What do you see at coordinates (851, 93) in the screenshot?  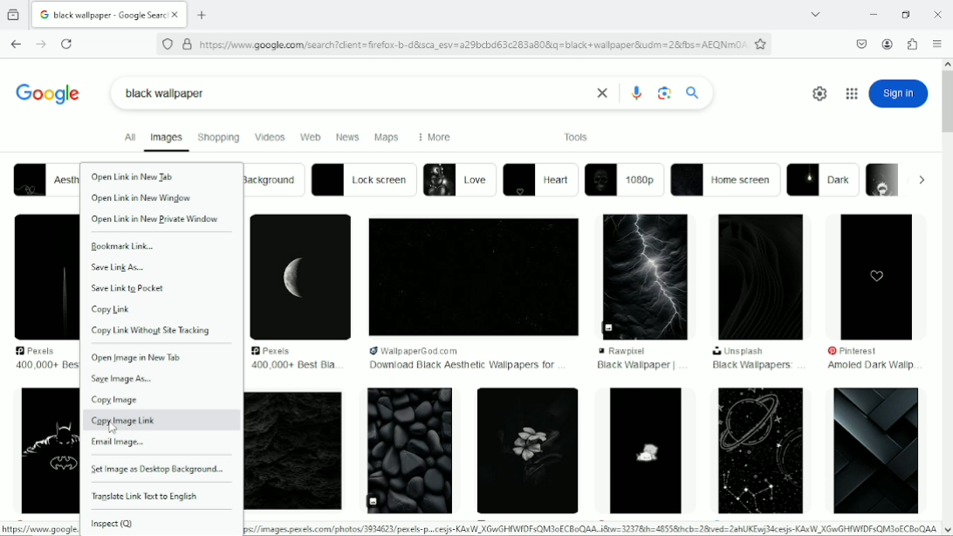 I see `google apps` at bounding box center [851, 93].